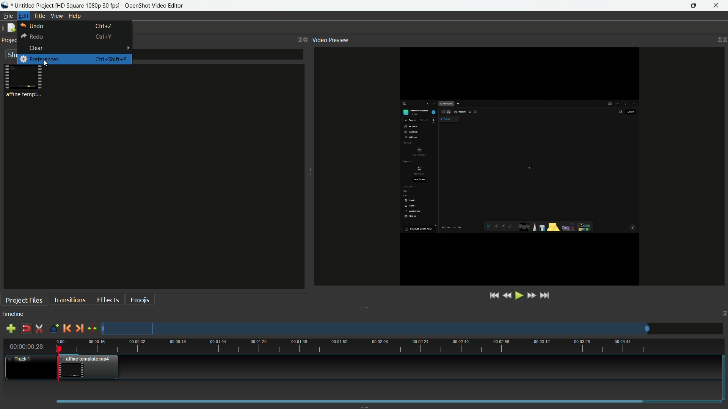 This screenshot has height=409, width=728. What do you see at coordinates (27, 346) in the screenshot?
I see `current time` at bounding box center [27, 346].